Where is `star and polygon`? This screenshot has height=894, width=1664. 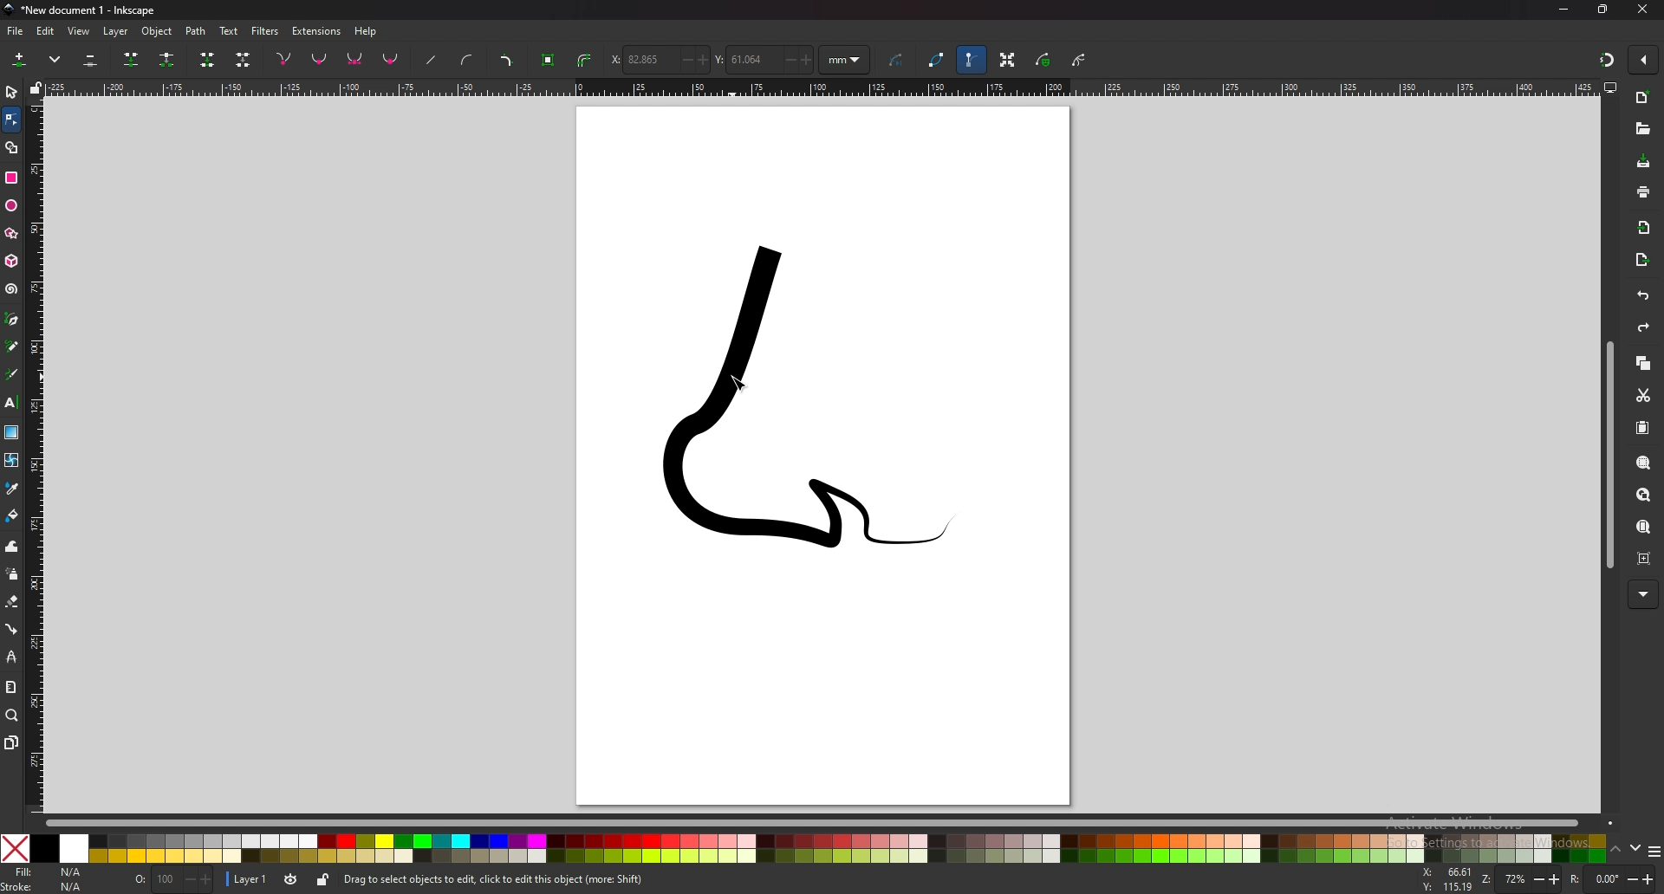 star and polygon is located at coordinates (12, 234).